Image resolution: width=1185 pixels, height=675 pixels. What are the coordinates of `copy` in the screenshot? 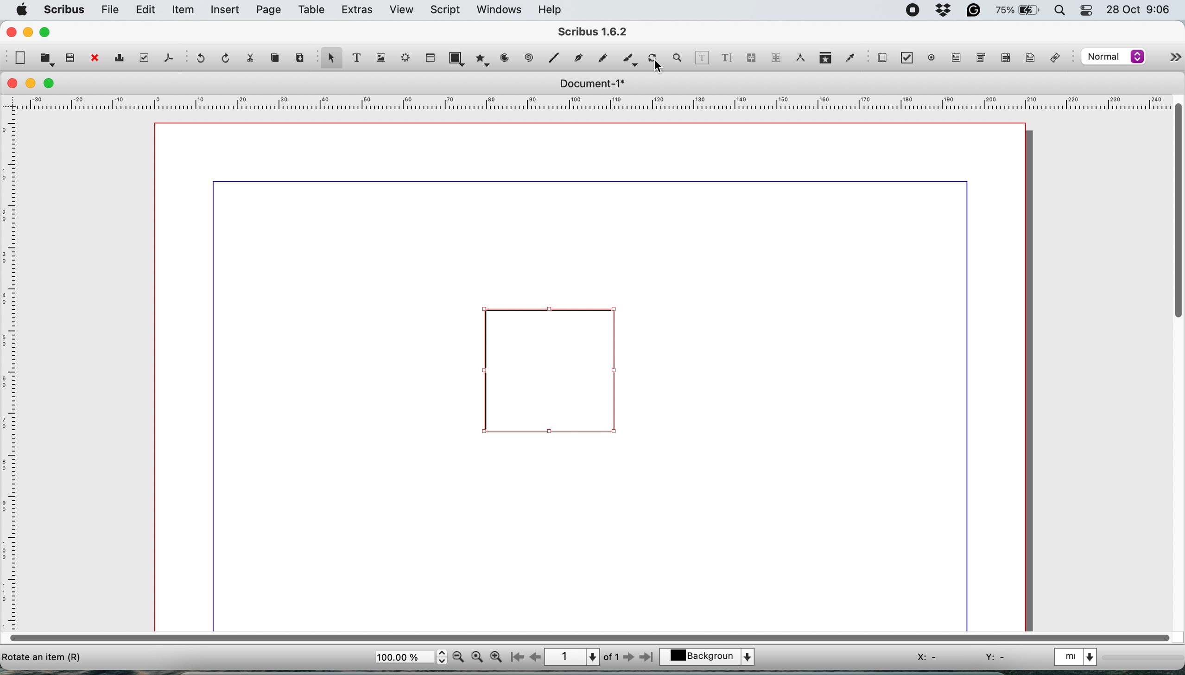 It's located at (278, 60).